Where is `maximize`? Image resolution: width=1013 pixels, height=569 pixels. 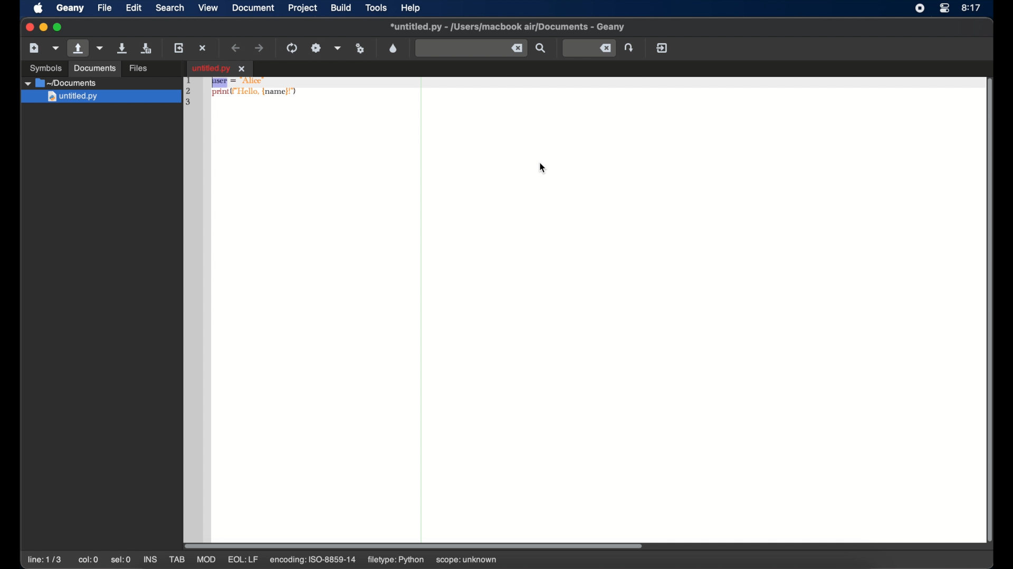
maximize is located at coordinates (59, 27).